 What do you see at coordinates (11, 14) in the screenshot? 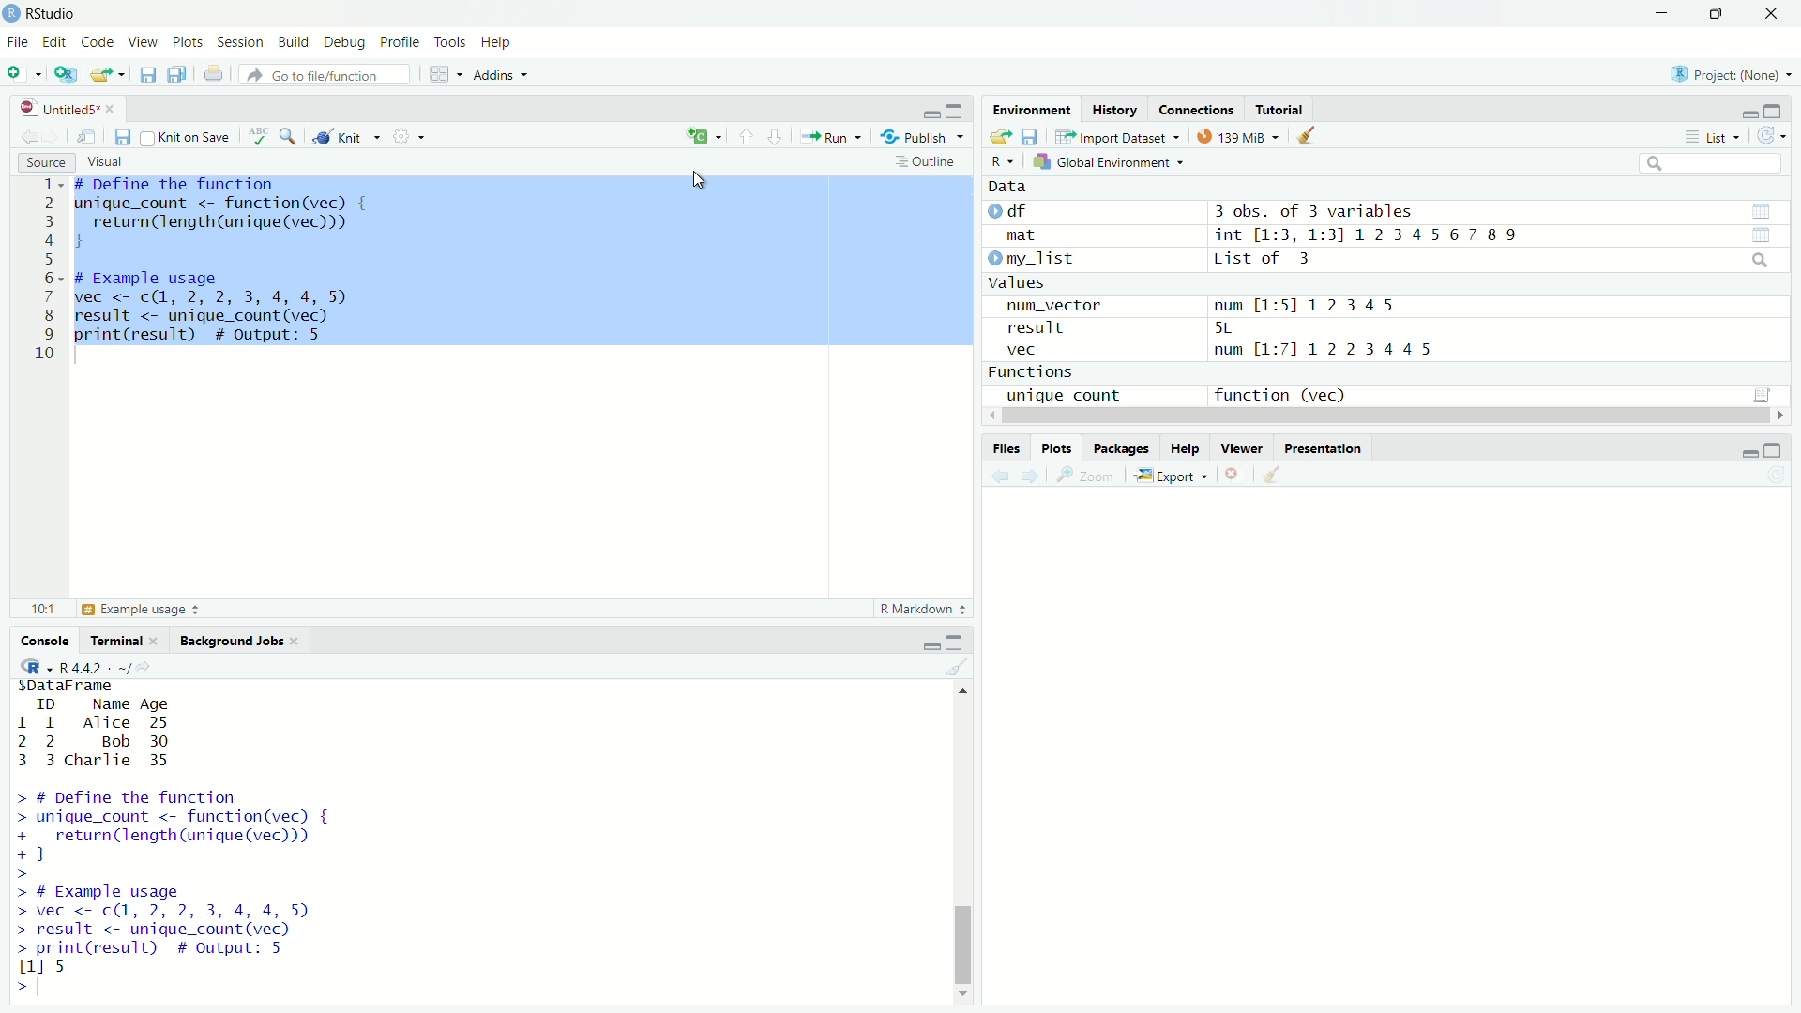
I see `app icon` at bounding box center [11, 14].